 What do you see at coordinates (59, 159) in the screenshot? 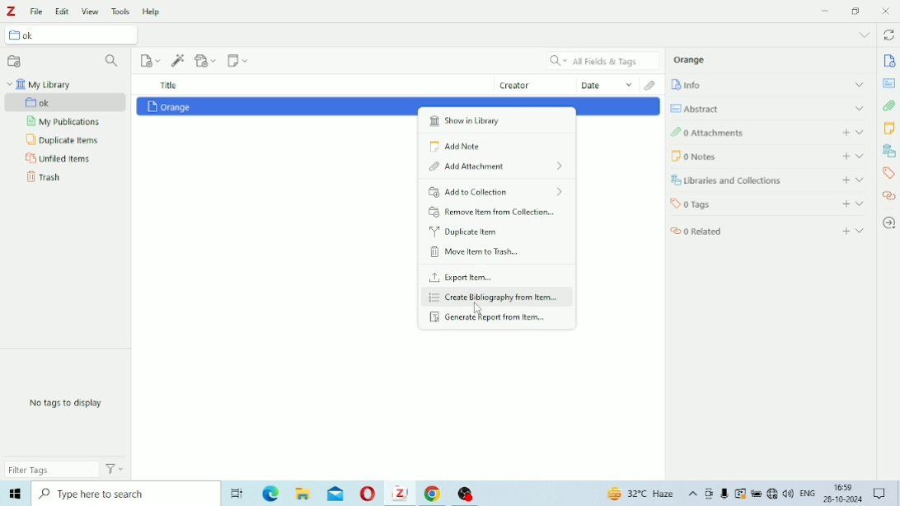
I see `Unfiled Items` at bounding box center [59, 159].